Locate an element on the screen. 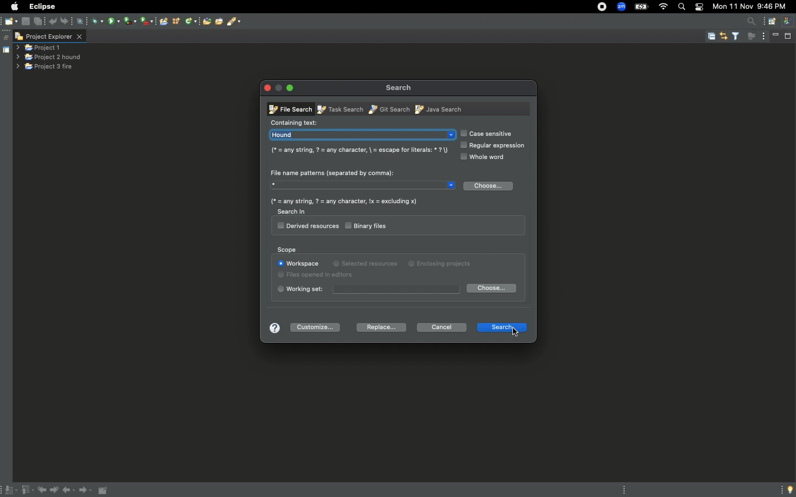  Files opened in editors is located at coordinates (321, 276).